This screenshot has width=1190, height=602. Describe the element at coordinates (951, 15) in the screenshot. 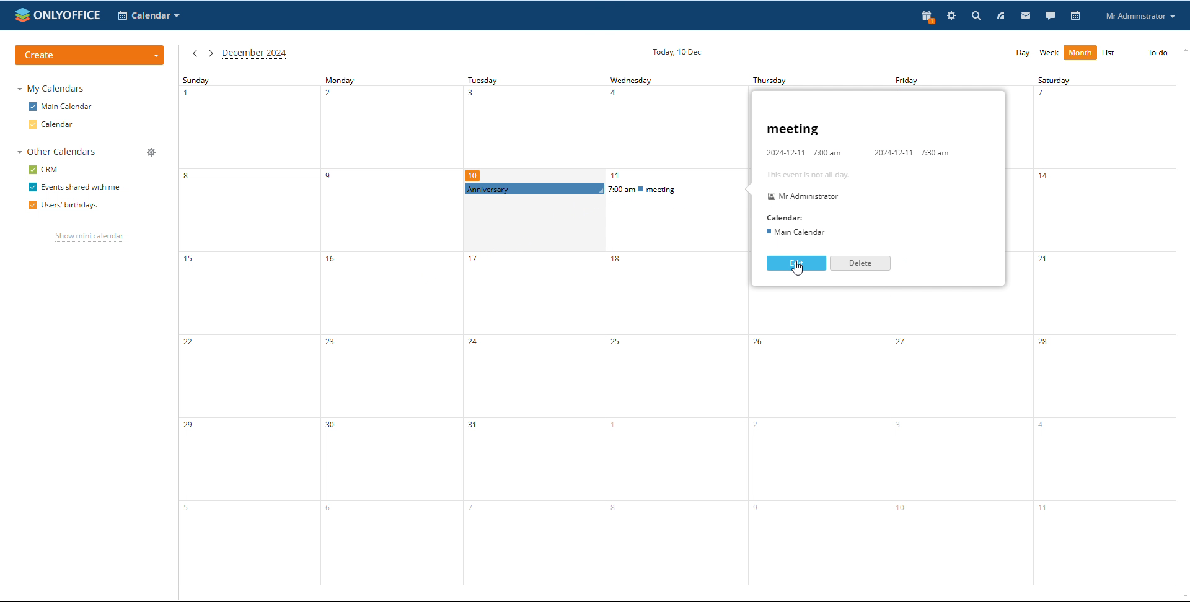

I see `settings` at that location.